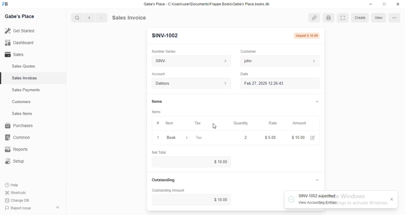  I want to click on Create, so click(360, 18).